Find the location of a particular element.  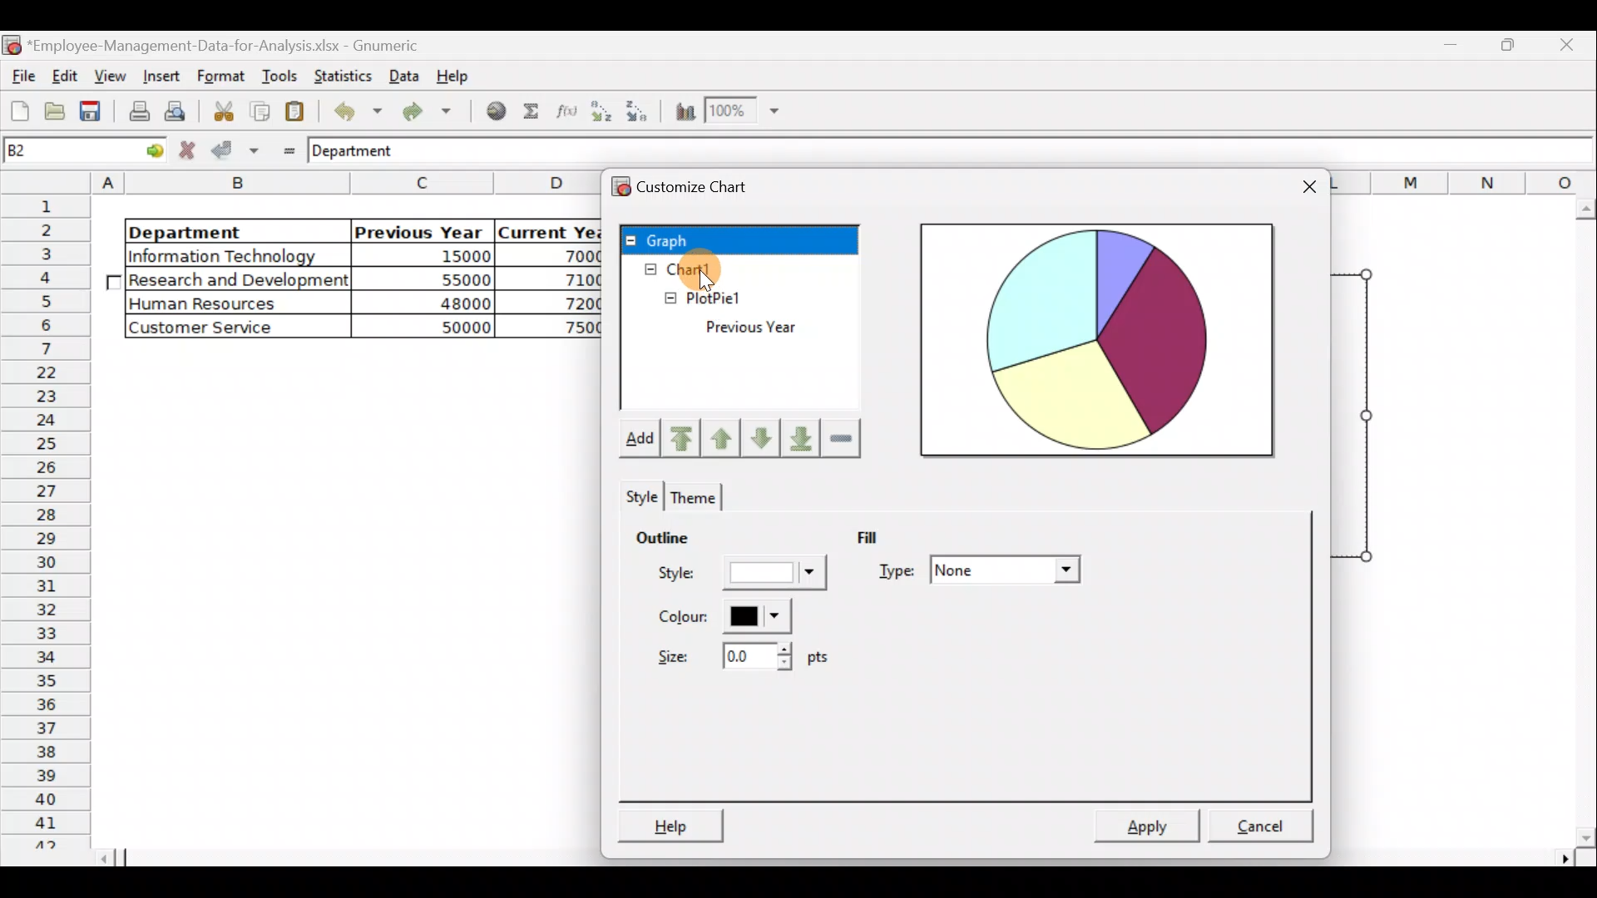

Move upward is located at coordinates (684, 439).